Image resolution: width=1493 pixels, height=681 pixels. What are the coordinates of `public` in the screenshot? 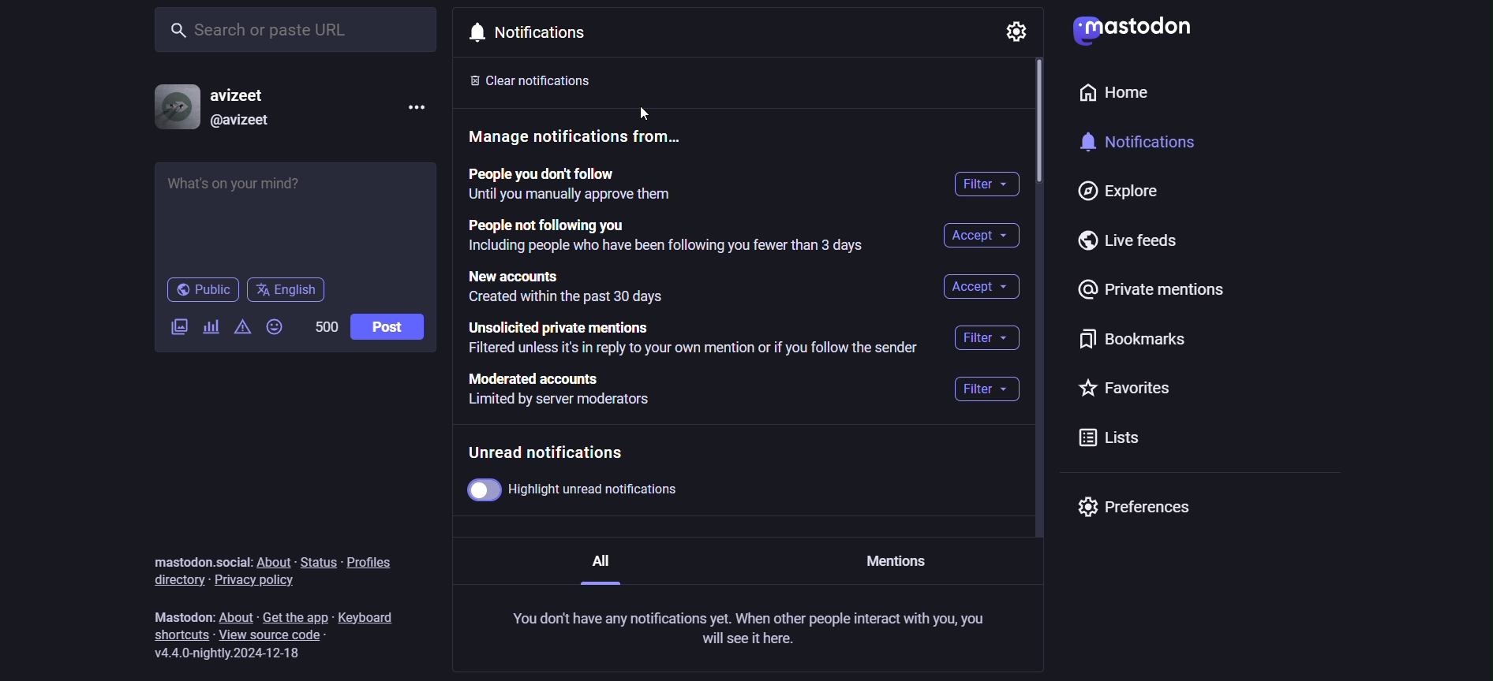 It's located at (201, 292).